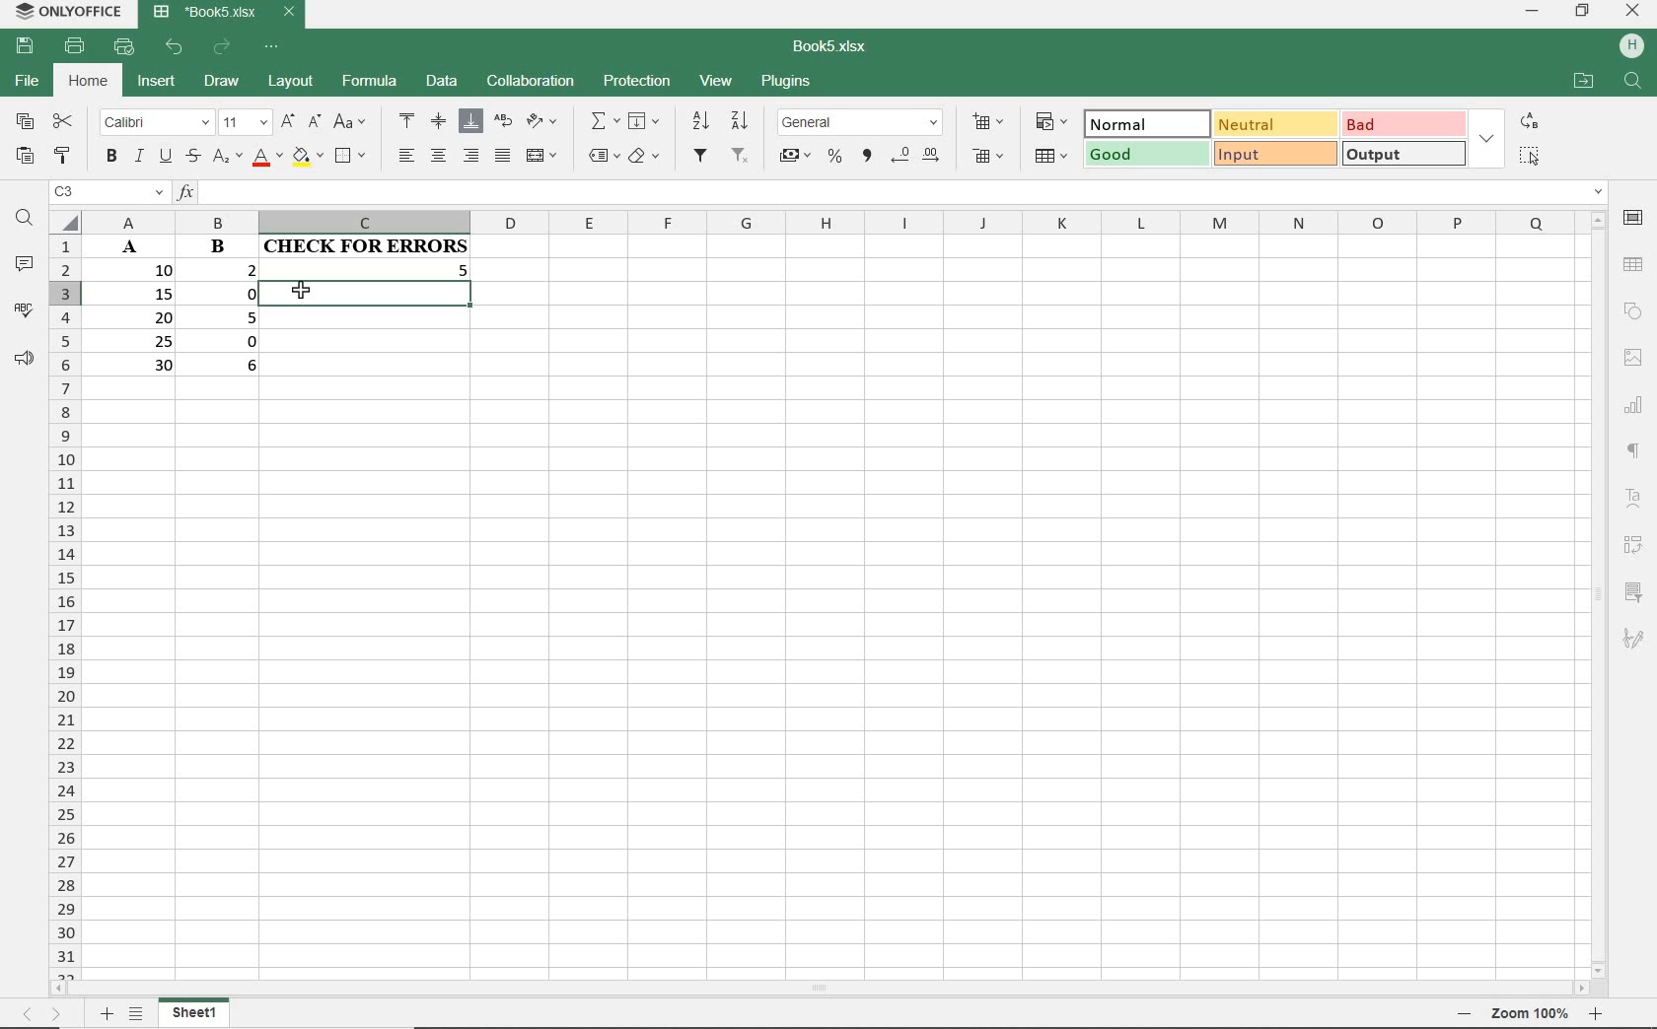 The height and width of the screenshot is (1029, 1657). Describe the element at coordinates (191, 158) in the screenshot. I see `STRIKETHROUGH` at that location.